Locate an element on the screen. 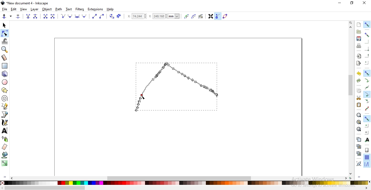 Image resolution: width=371 pixels, height=190 pixels. make selected segments lines is located at coordinates (94, 16).